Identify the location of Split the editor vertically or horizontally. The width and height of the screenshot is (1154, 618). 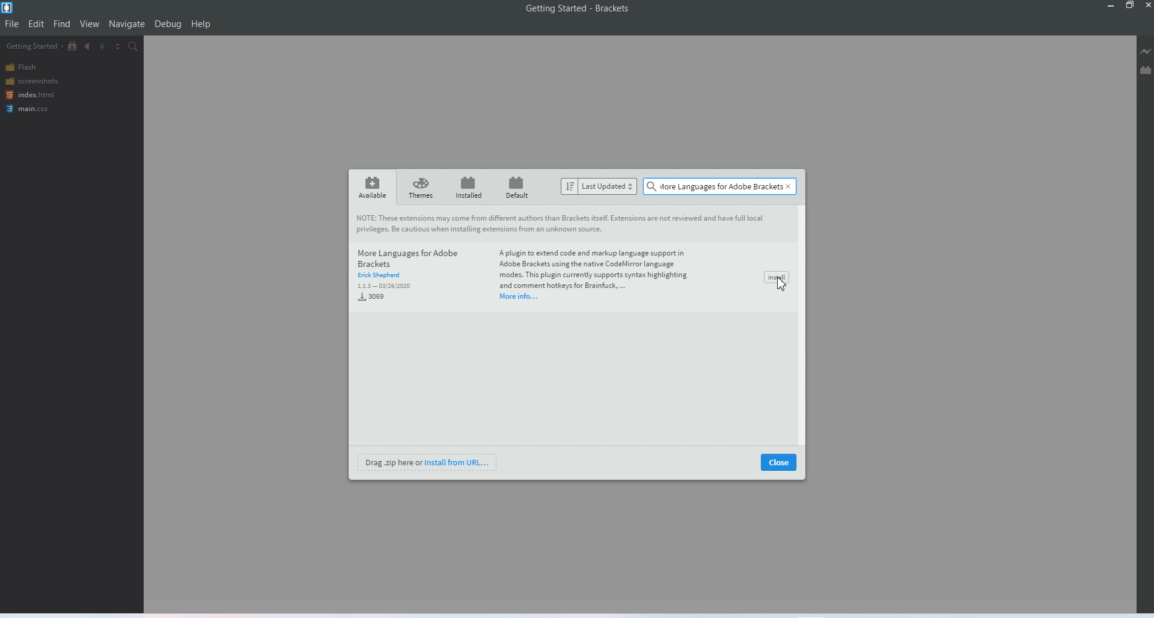
(117, 47).